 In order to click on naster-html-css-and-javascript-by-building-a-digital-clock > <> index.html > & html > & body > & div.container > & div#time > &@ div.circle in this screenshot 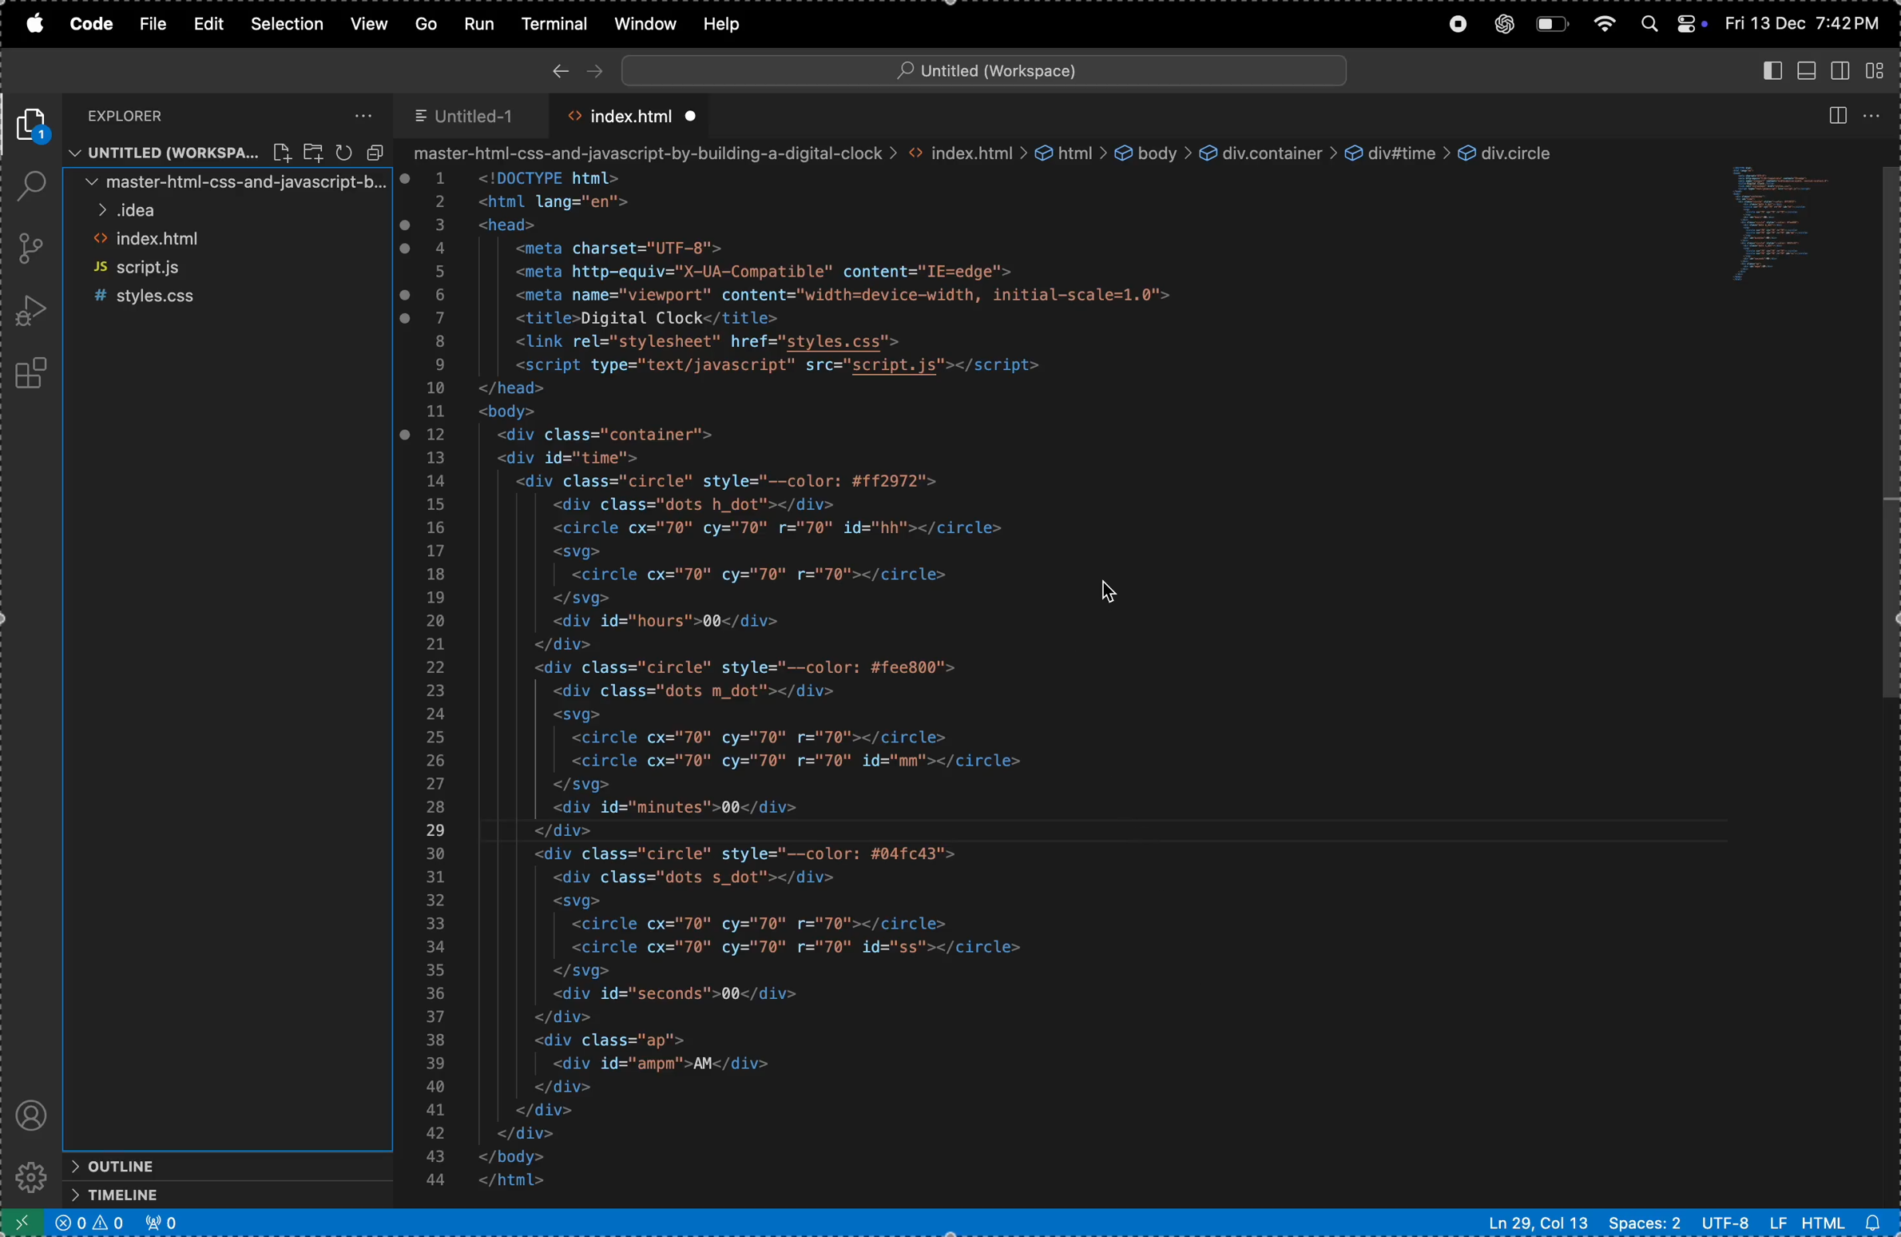, I will do `click(982, 153)`.